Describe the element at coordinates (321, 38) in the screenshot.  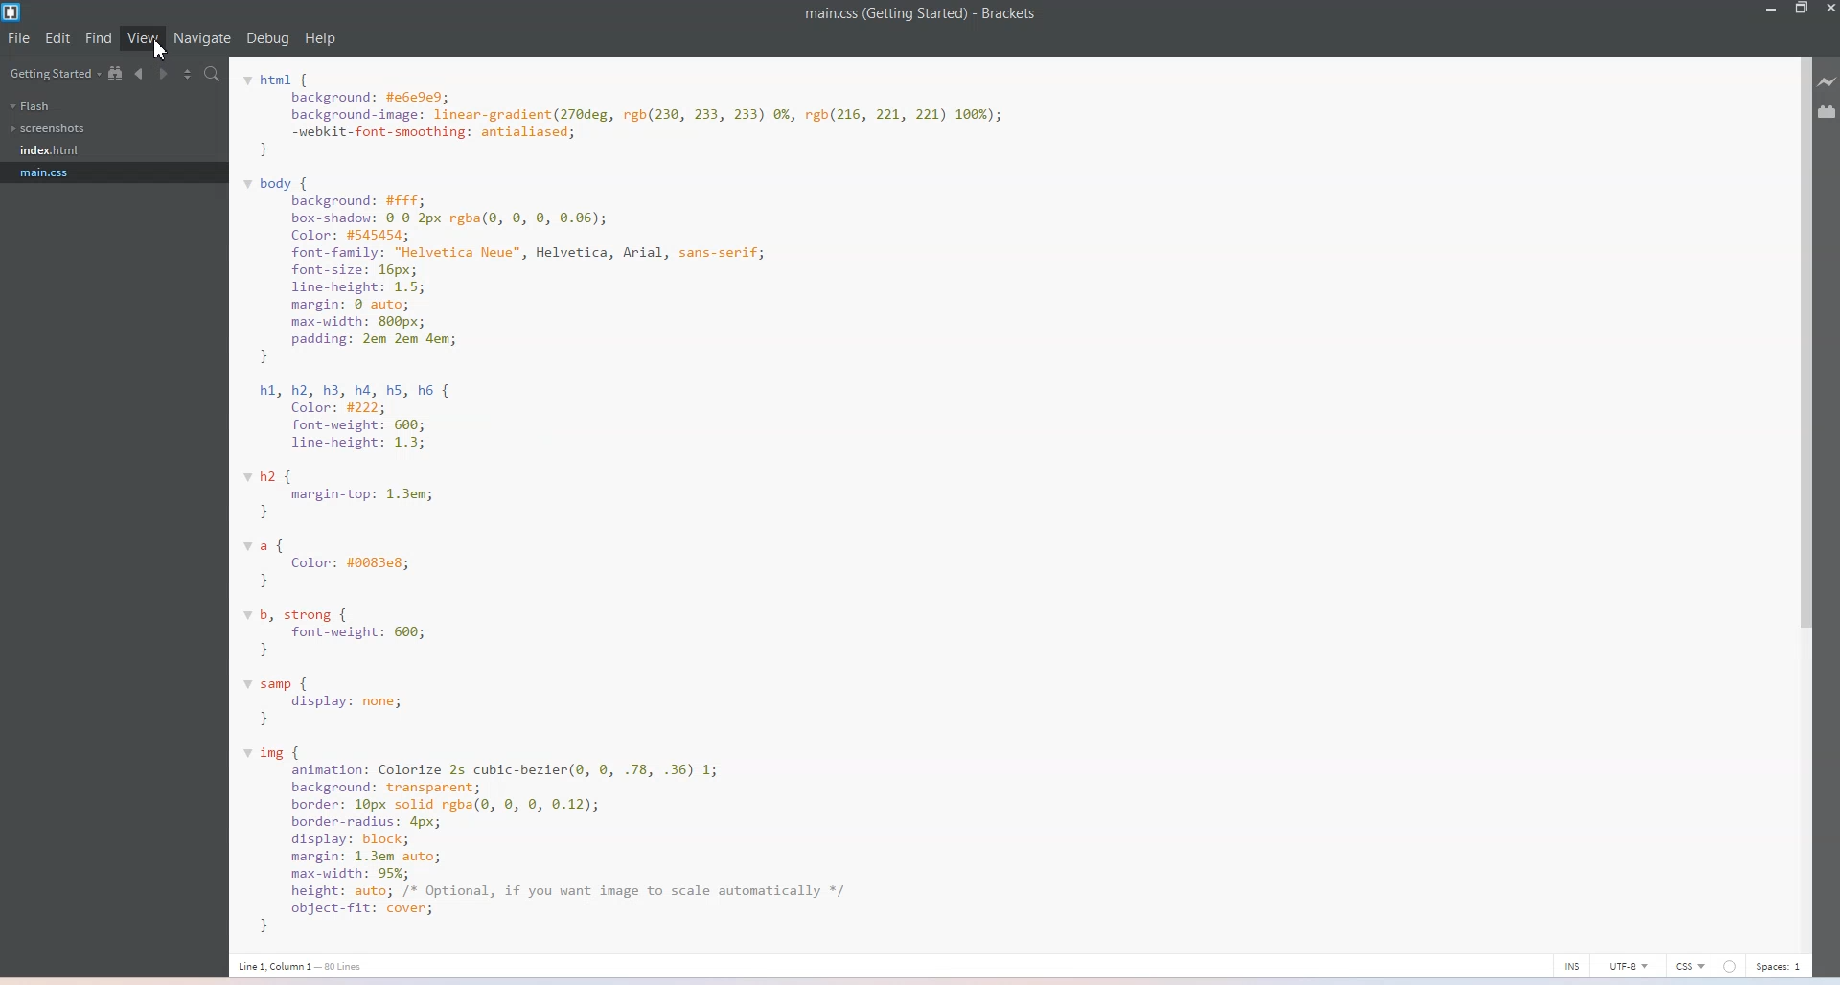
I see `Help` at that location.